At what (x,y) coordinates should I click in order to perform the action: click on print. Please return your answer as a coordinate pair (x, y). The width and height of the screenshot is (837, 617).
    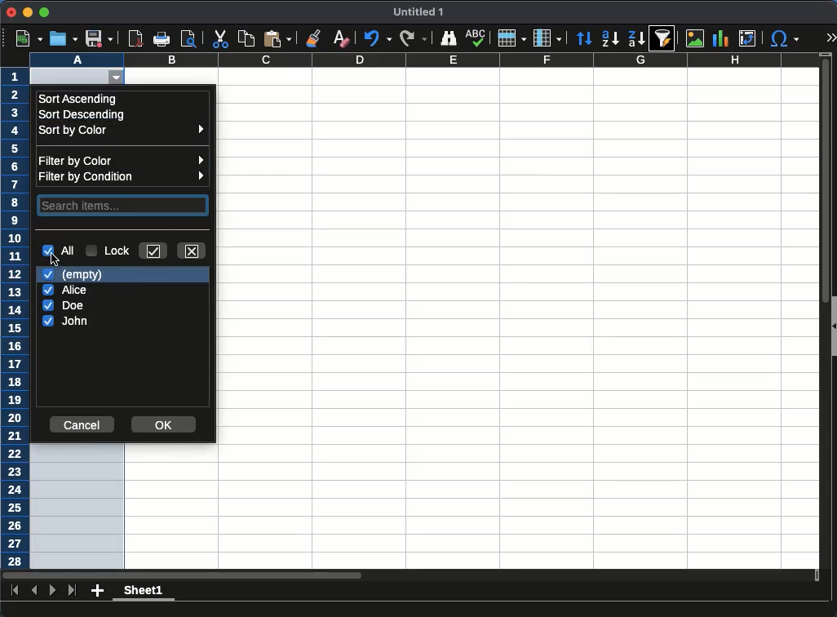
    Looking at the image, I should click on (162, 39).